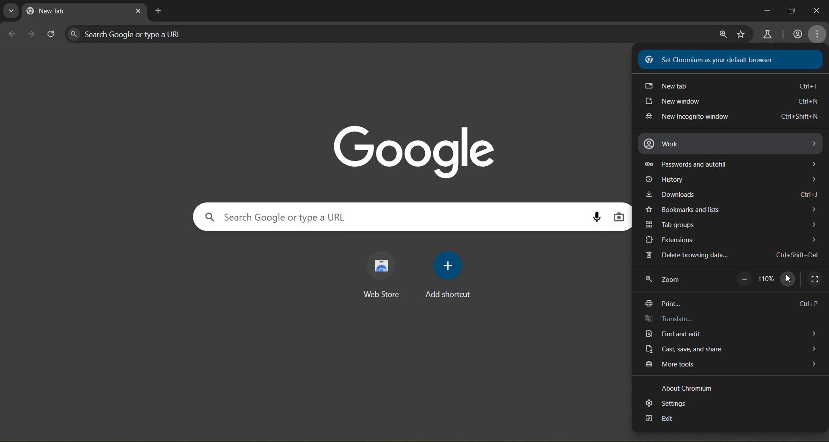 This screenshot has height=442, width=829. I want to click on search panel, so click(132, 33).